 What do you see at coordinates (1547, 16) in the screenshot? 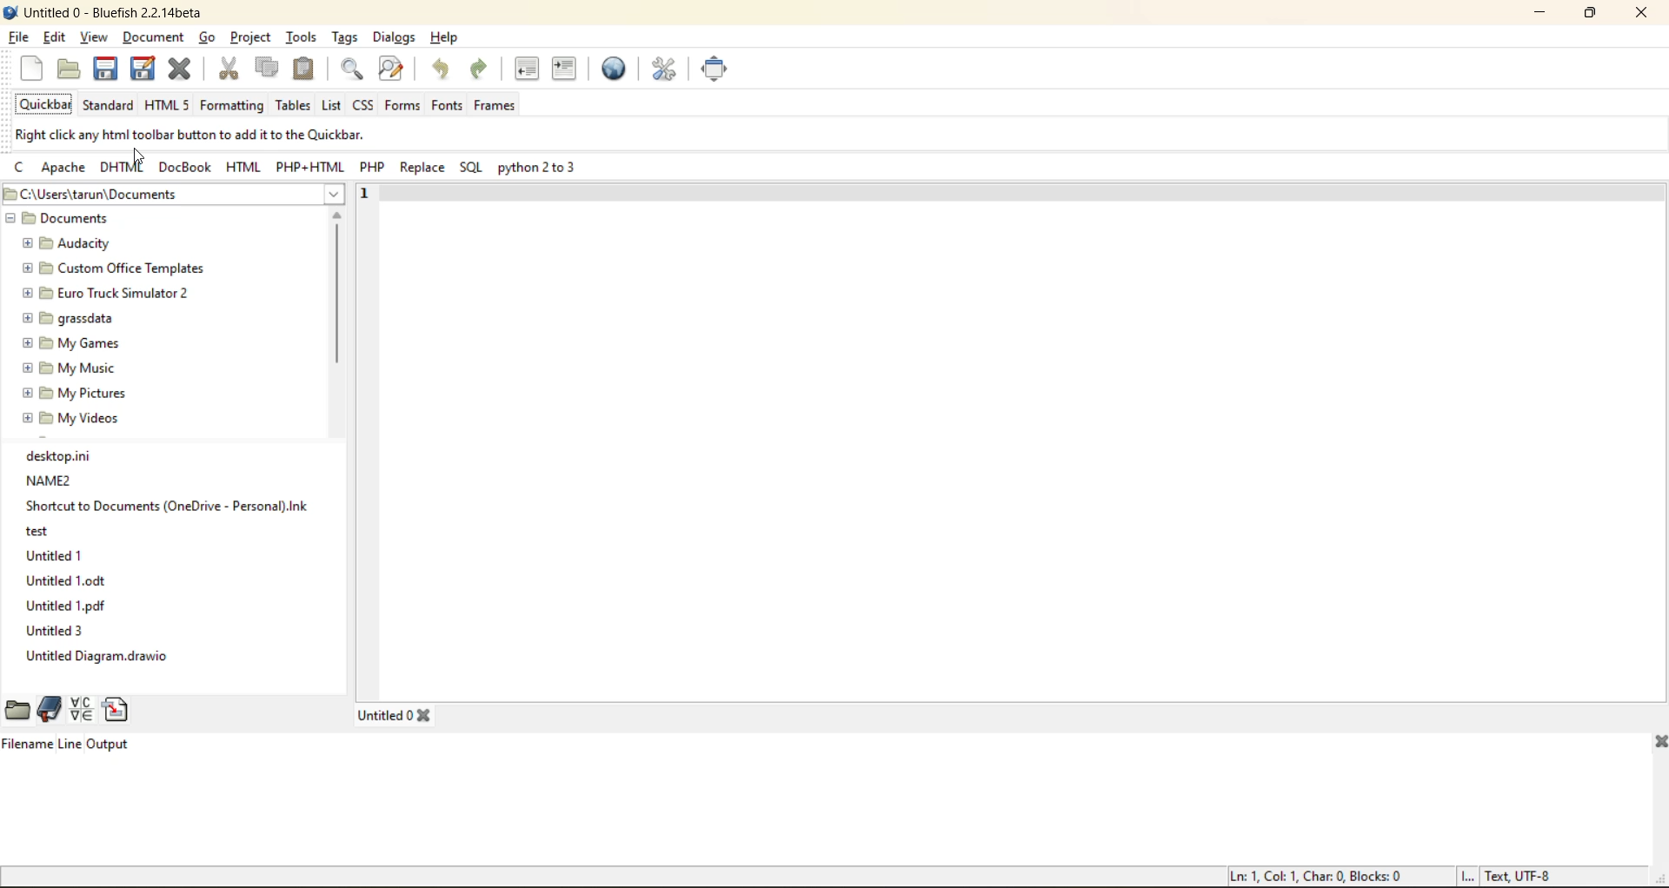
I see `minimize` at bounding box center [1547, 16].